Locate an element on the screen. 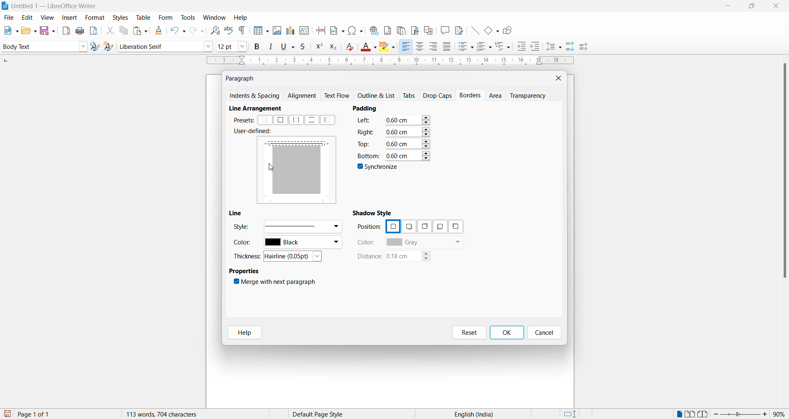 This screenshot has height=419, width=789. table is located at coordinates (143, 17).